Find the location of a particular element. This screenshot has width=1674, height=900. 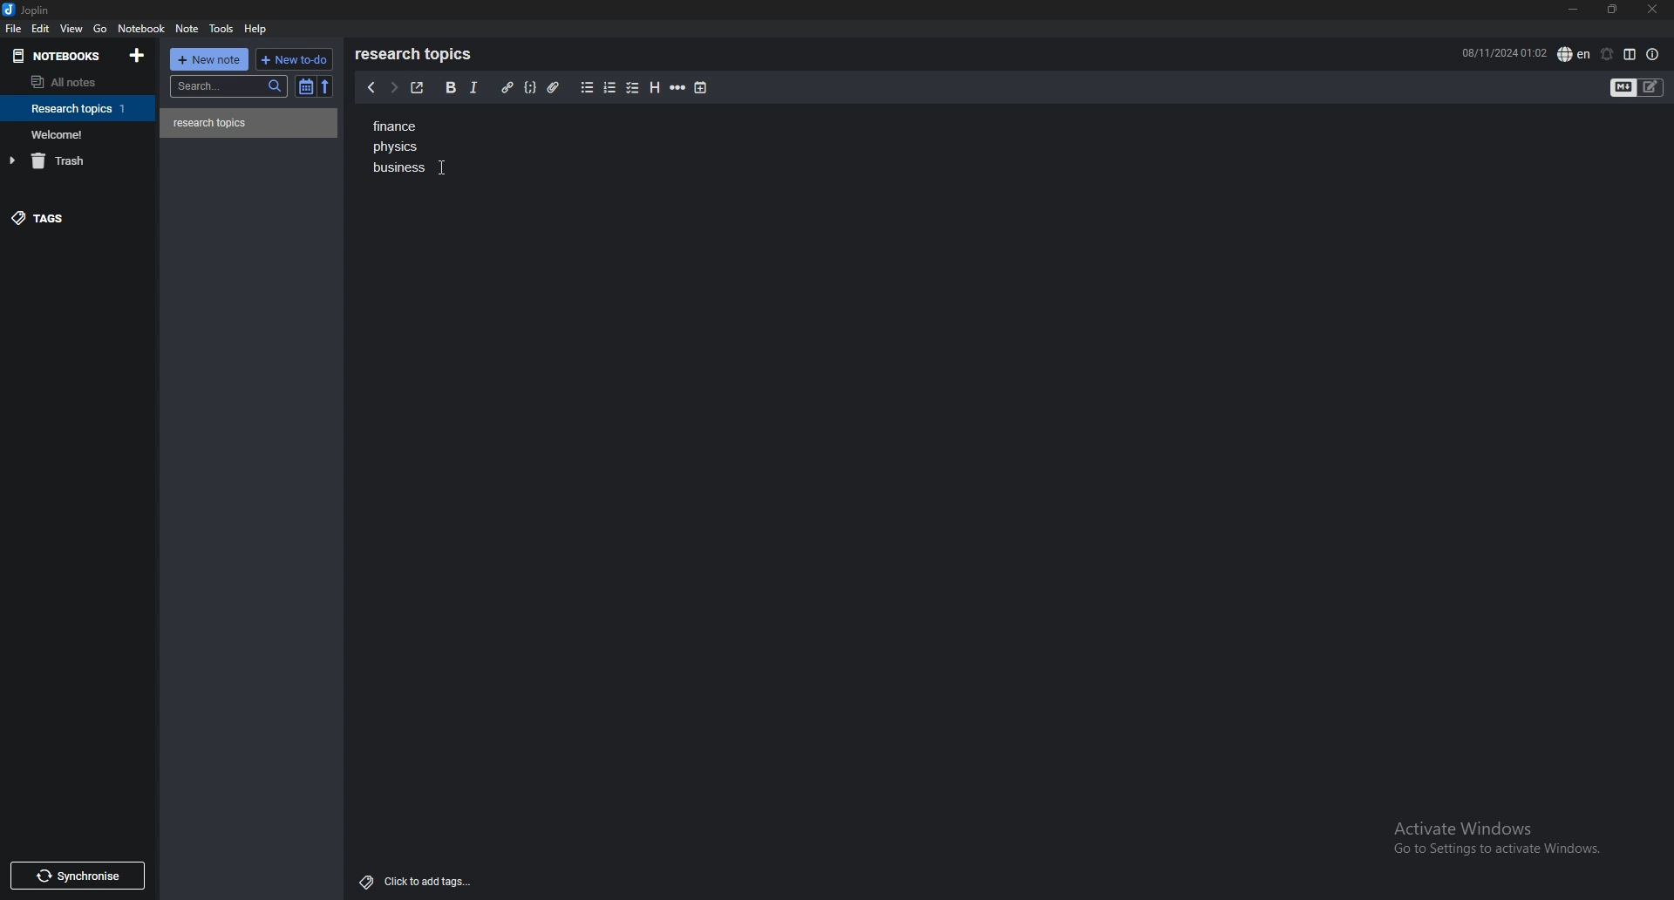

search bar is located at coordinates (230, 85).